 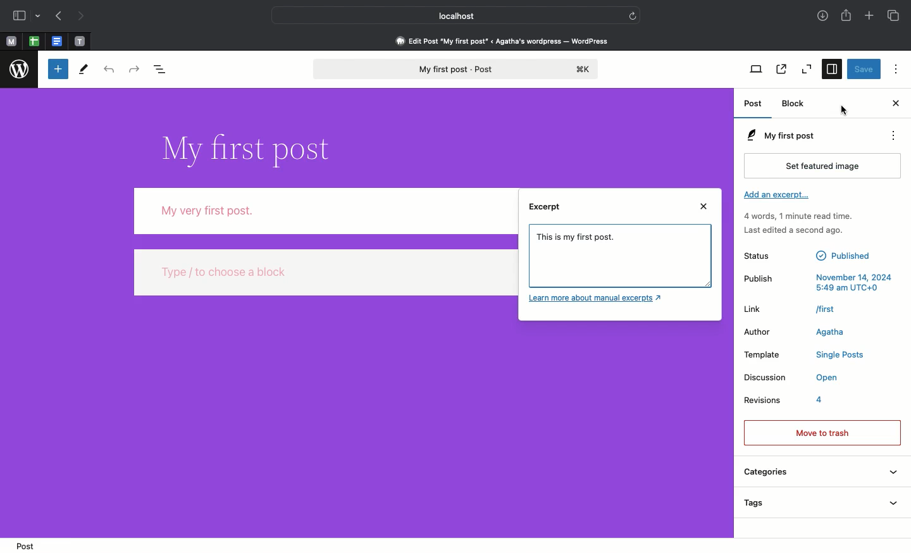 I want to click on Status, so click(x=809, y=255).